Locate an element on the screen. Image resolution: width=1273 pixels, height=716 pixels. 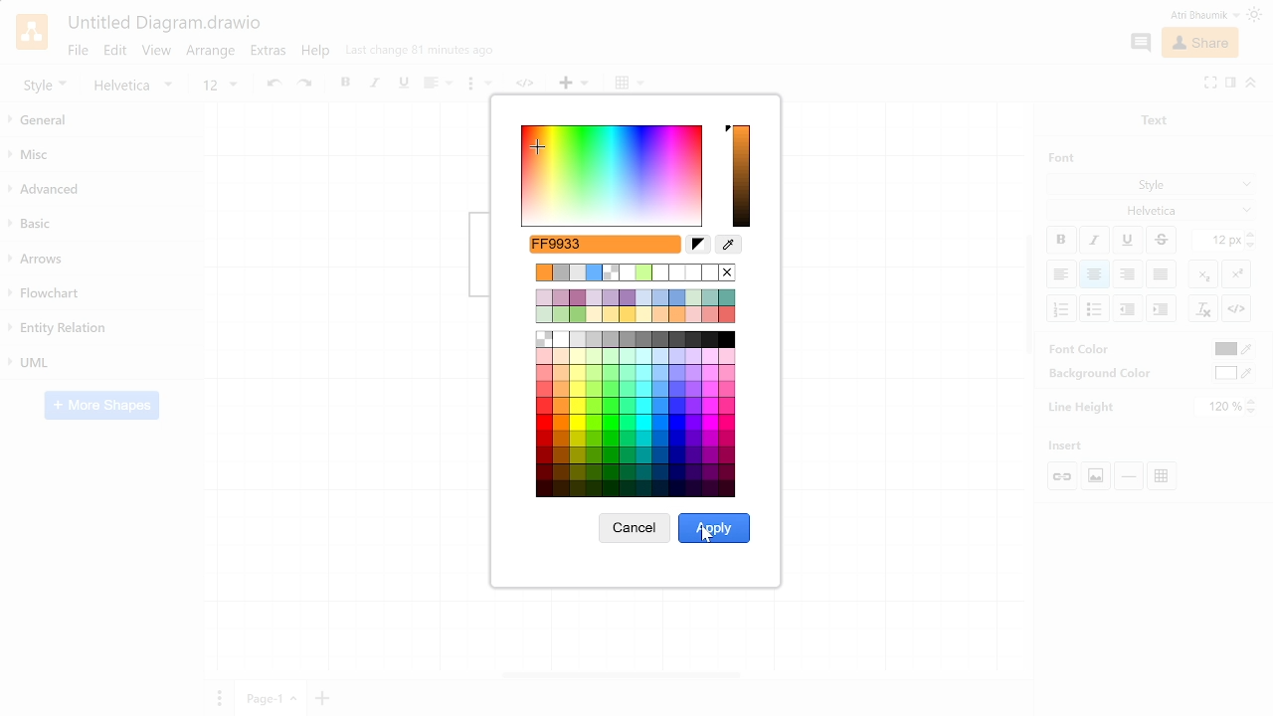
Arrows is located at coordinates (102, 260).